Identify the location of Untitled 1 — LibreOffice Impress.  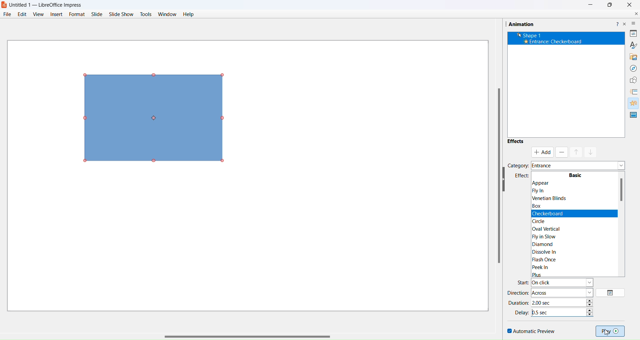
(50, 4).